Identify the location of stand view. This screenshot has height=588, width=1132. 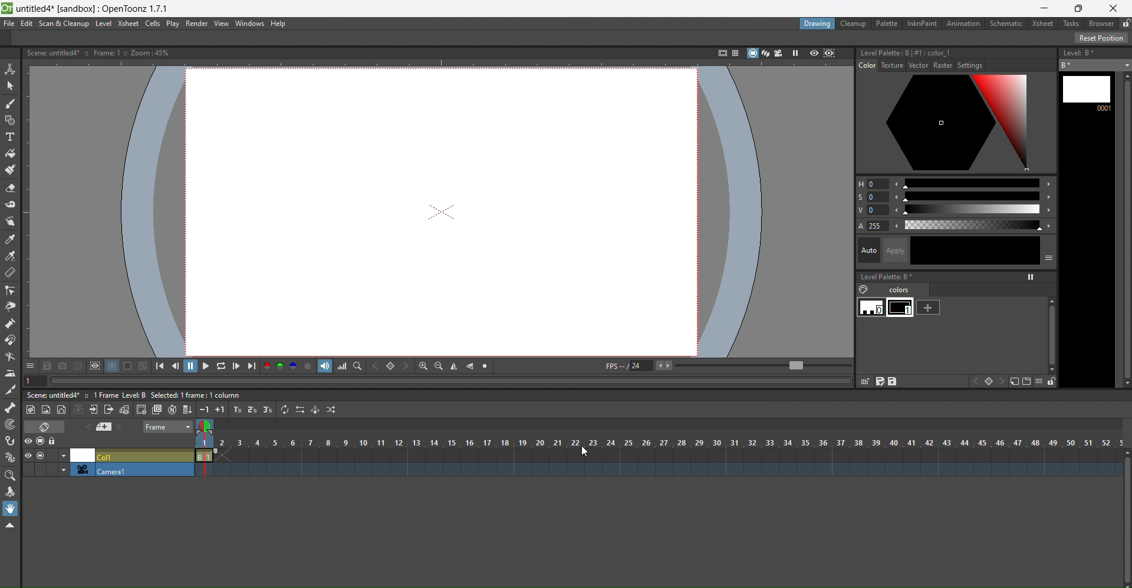
(758, 54).